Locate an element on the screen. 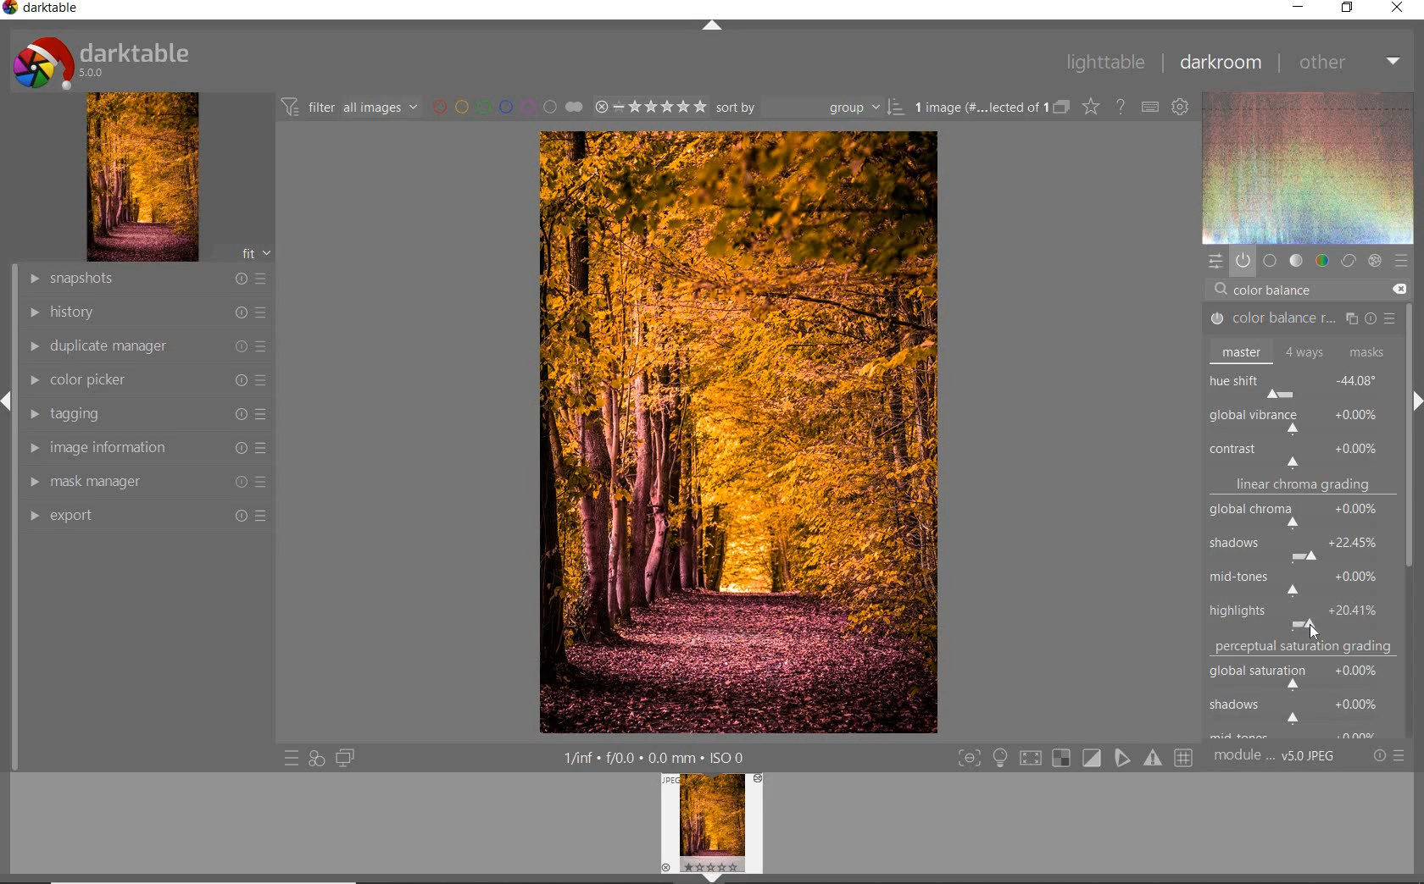  other is located at coordinates (1351, 64).